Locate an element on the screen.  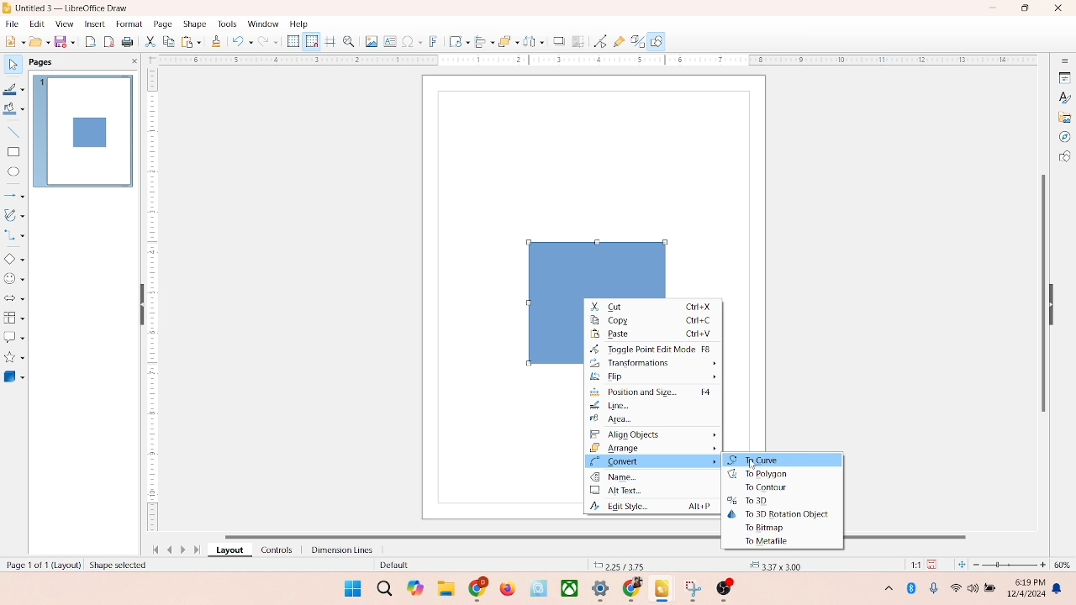
block arrow is located at coordinates (14, 299).